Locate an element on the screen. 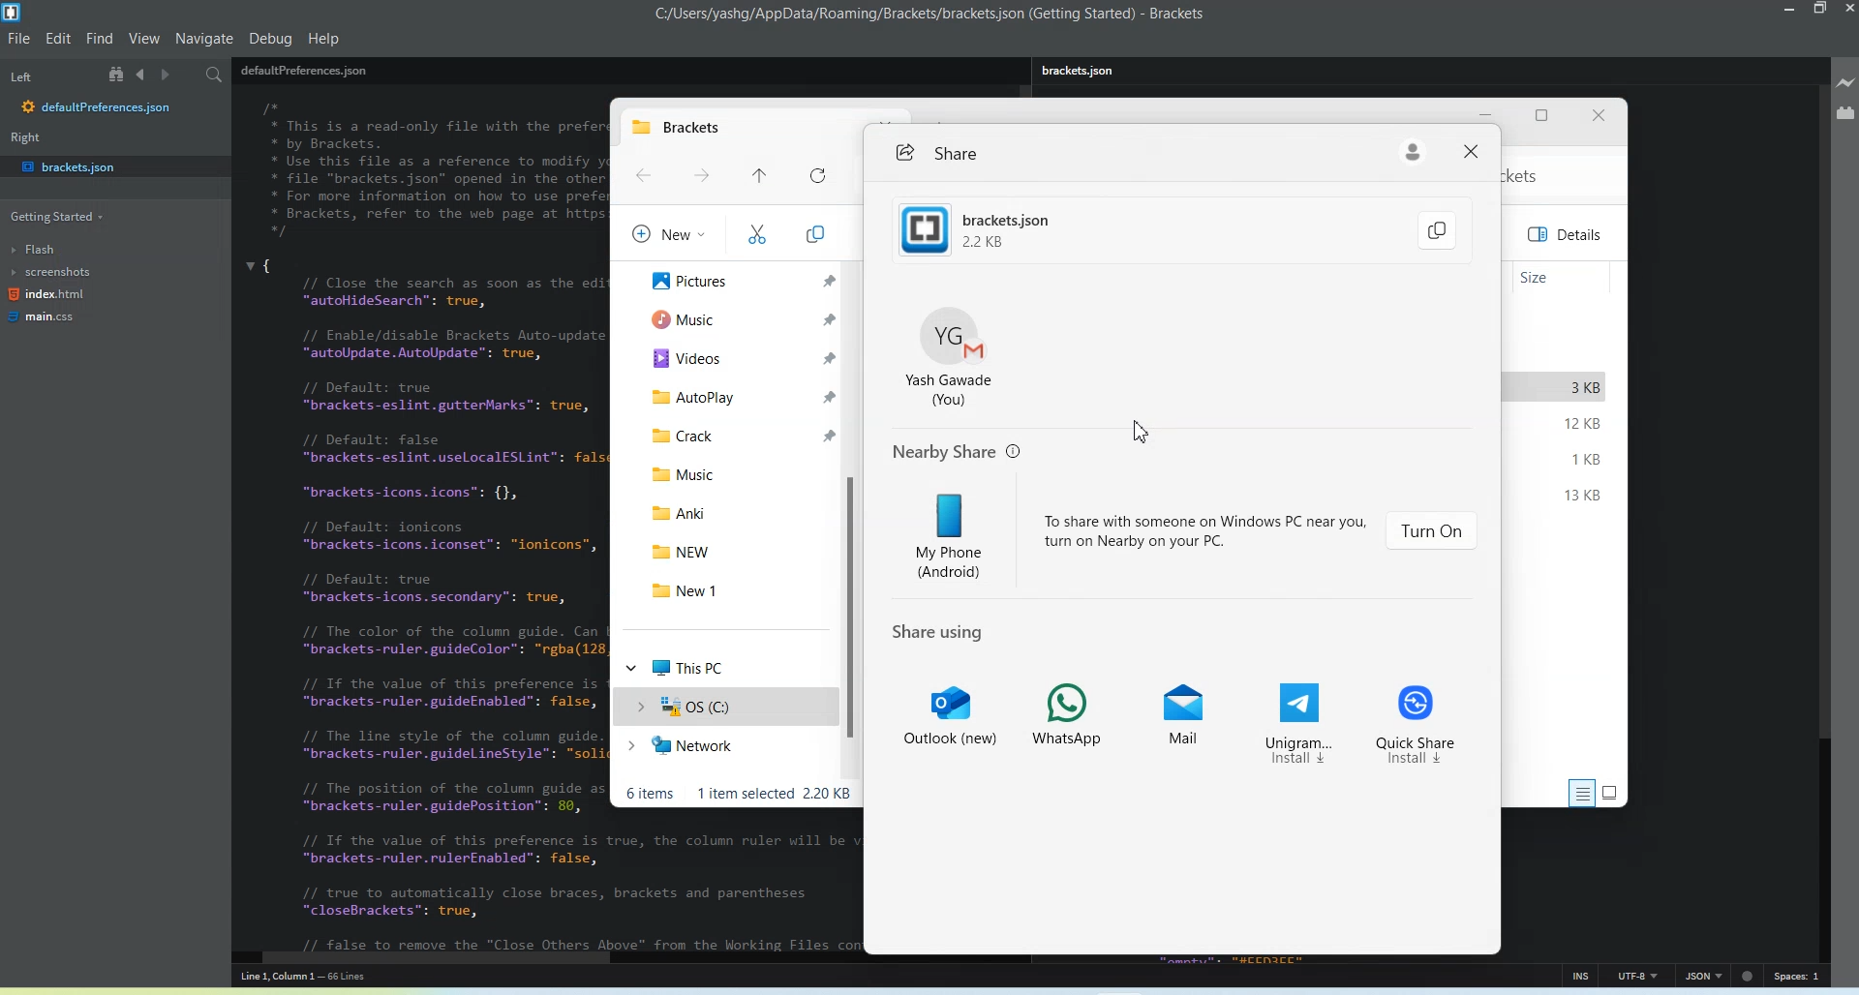  Horizontal Scroll bar is located at coordinates (621, 958).